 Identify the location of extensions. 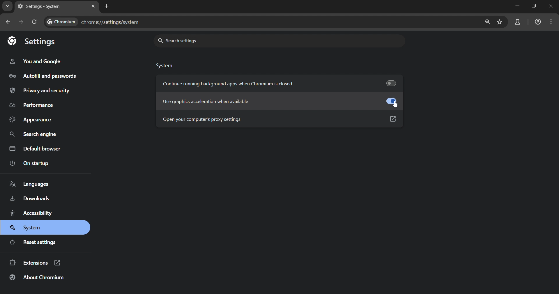
(35, 262).